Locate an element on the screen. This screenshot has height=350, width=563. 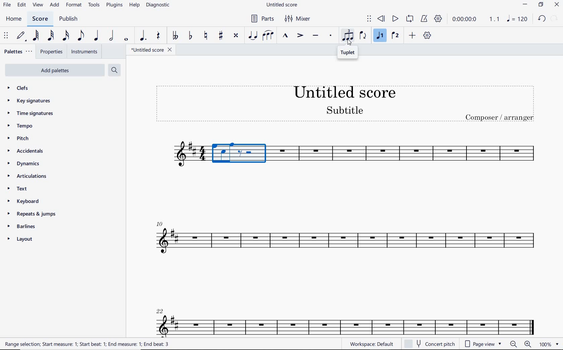
SLUR is located at coordinates (268, 36).